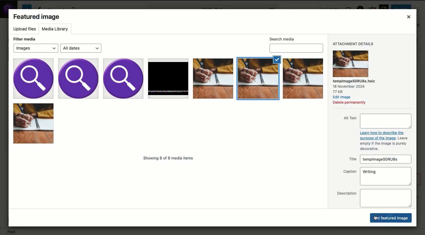  What do you see at coordinates (350, 118) in the screenshot?
I see `text` at bounding box center [350, 118].